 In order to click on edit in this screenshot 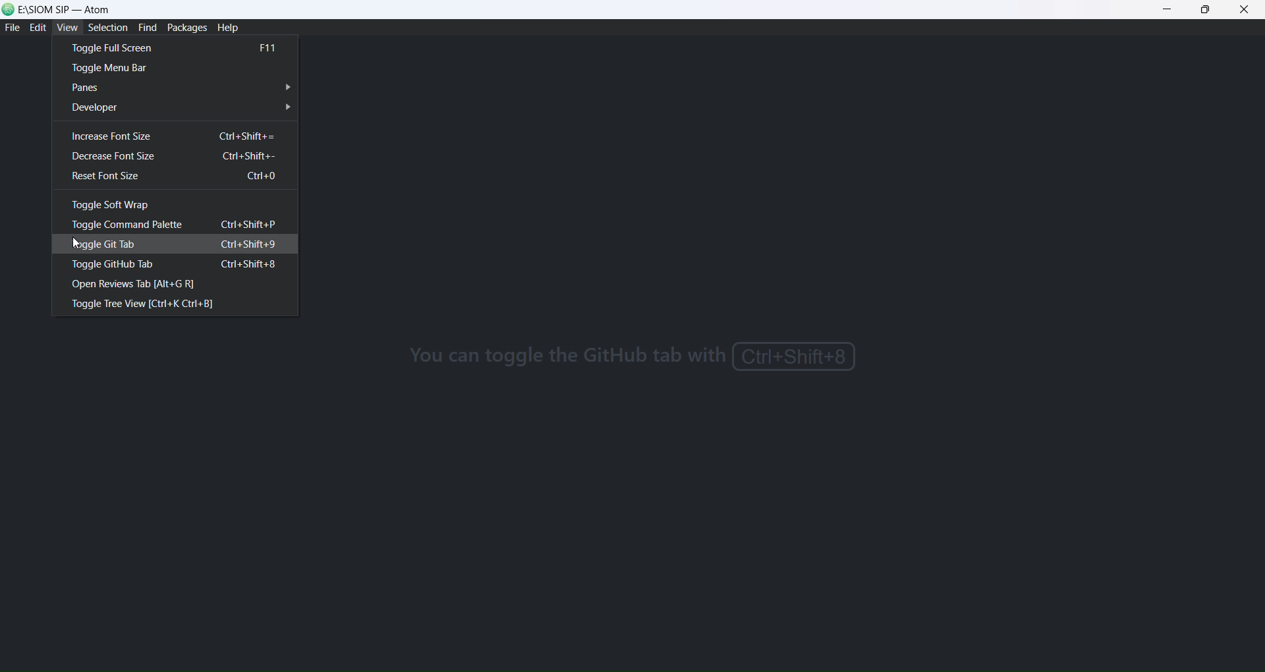, I will do `click(38, 29)`.